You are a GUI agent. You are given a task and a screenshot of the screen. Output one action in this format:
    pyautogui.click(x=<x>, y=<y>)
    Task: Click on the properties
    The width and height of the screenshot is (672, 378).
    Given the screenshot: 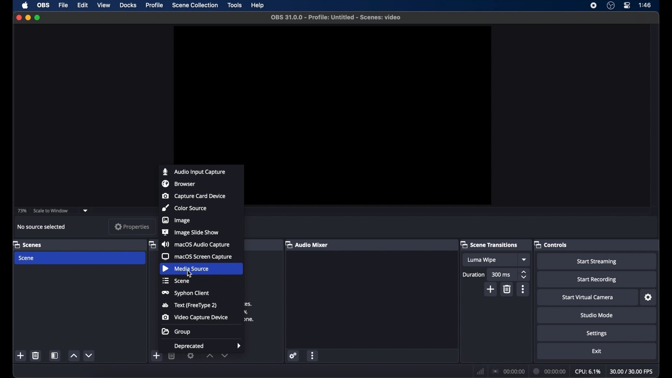 What is the action you would take?
    pyautogui.click(x=132, y=226)
    